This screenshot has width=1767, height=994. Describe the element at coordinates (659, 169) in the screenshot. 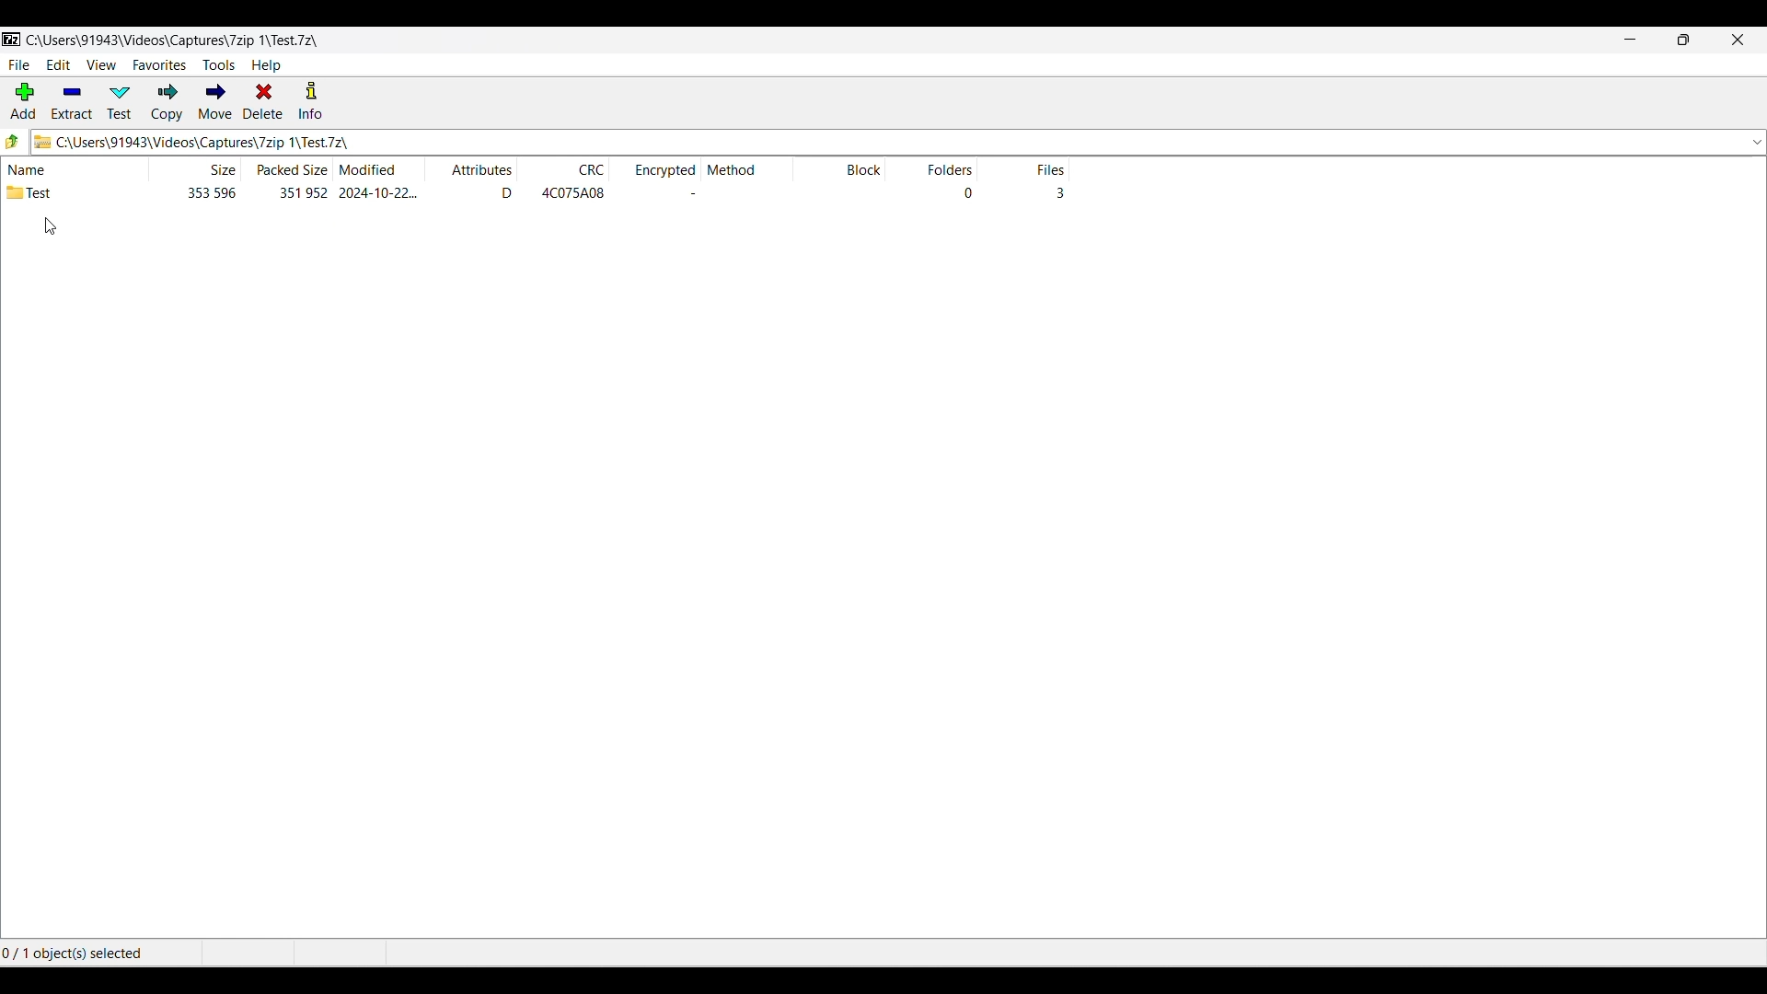

I see `Encrypted column` at that location.